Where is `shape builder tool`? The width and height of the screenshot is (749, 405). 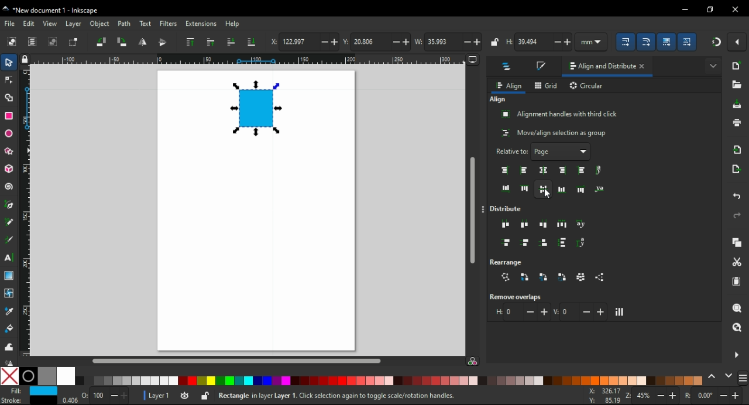 shape builder tool is located at coordinates (9, 97).